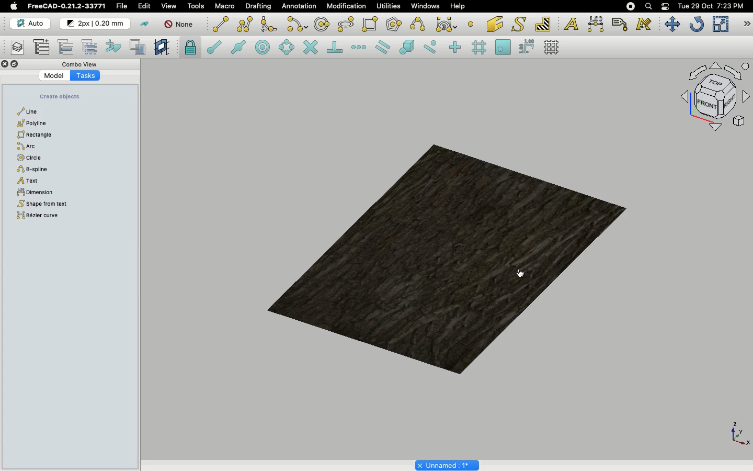  I want to click on Macro, so click(225, 6).